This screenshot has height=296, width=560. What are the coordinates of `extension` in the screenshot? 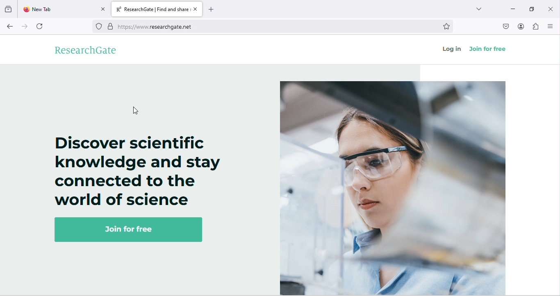 It's located at (535, 28).